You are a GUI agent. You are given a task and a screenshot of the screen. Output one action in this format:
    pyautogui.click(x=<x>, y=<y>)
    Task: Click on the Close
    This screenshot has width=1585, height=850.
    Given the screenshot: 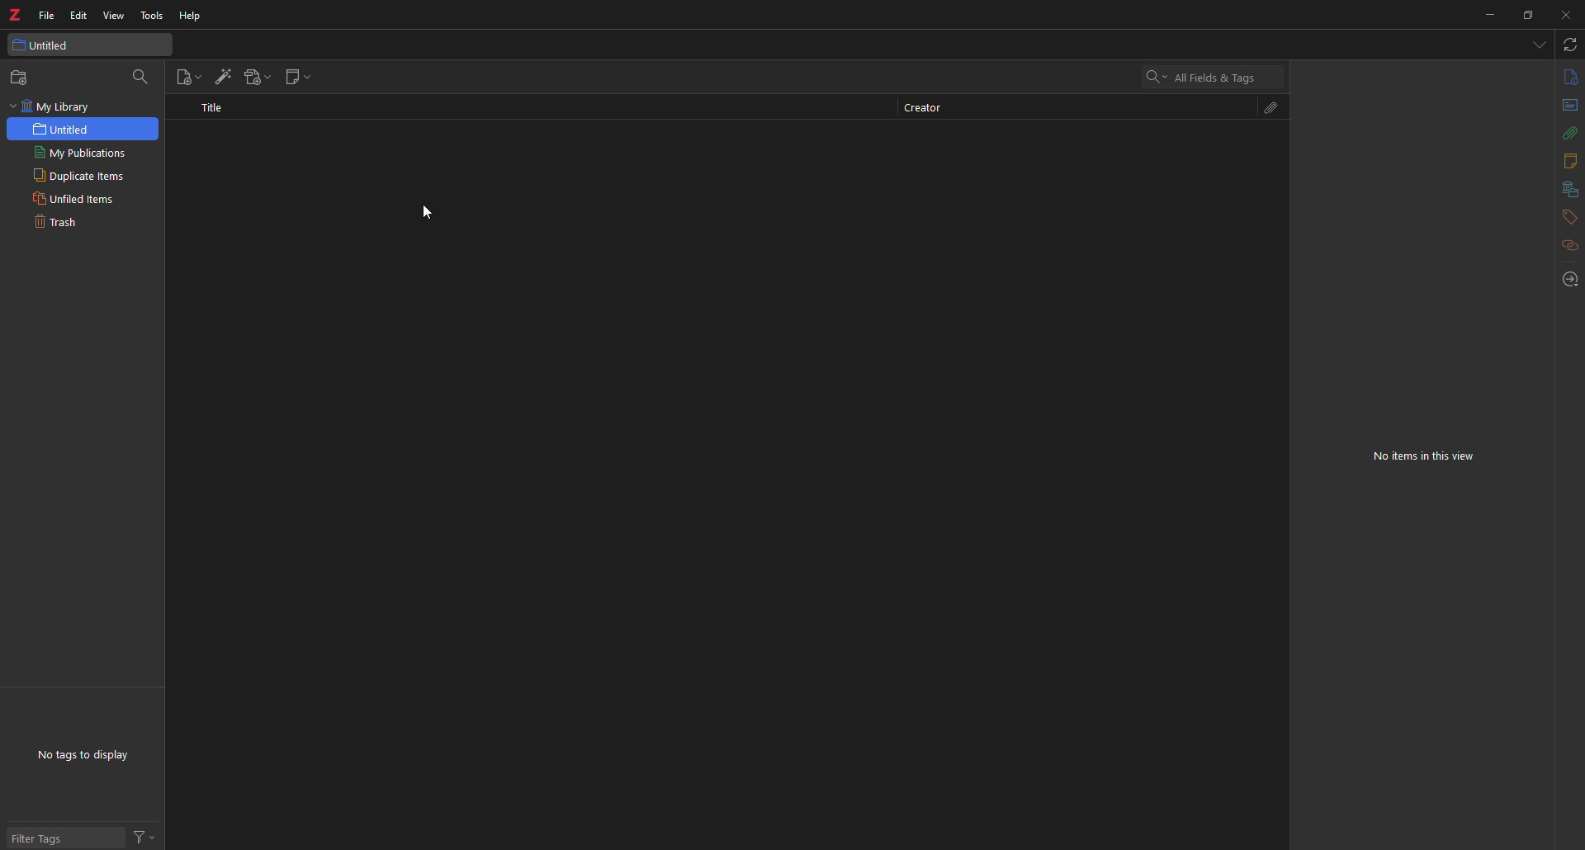 What is the action you would take?
    pyautogui.click(x=1564, y=15)
    